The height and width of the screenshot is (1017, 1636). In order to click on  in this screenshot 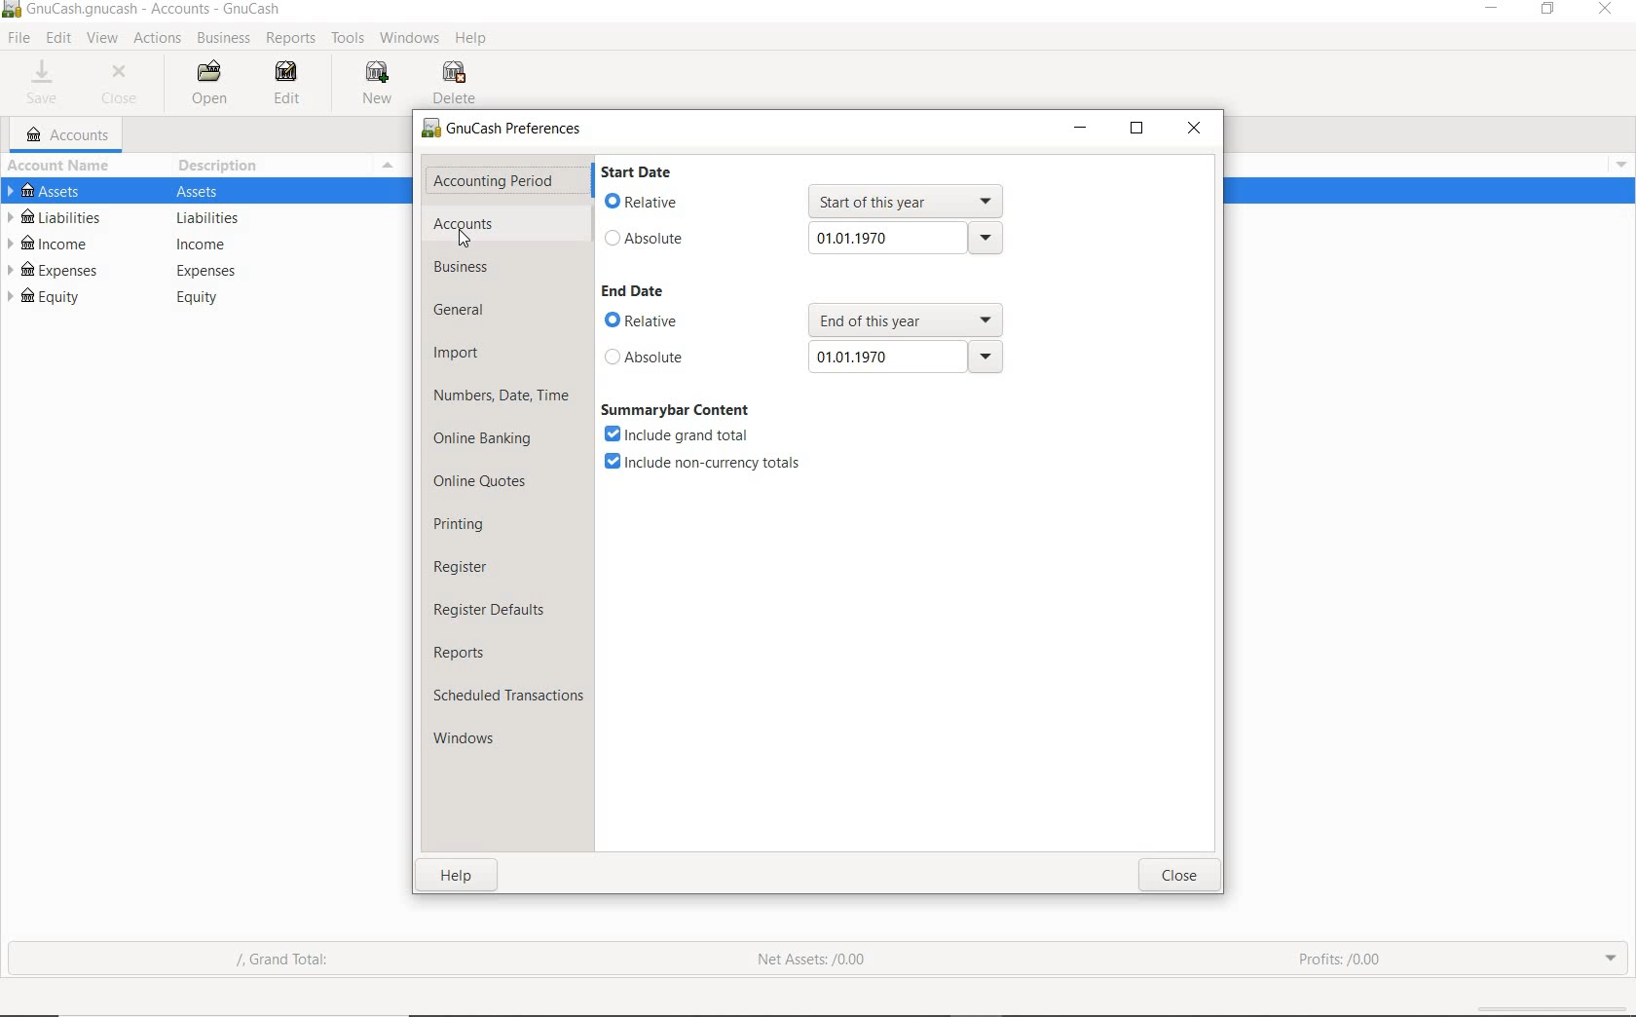, I will do `click(908, 358)`.